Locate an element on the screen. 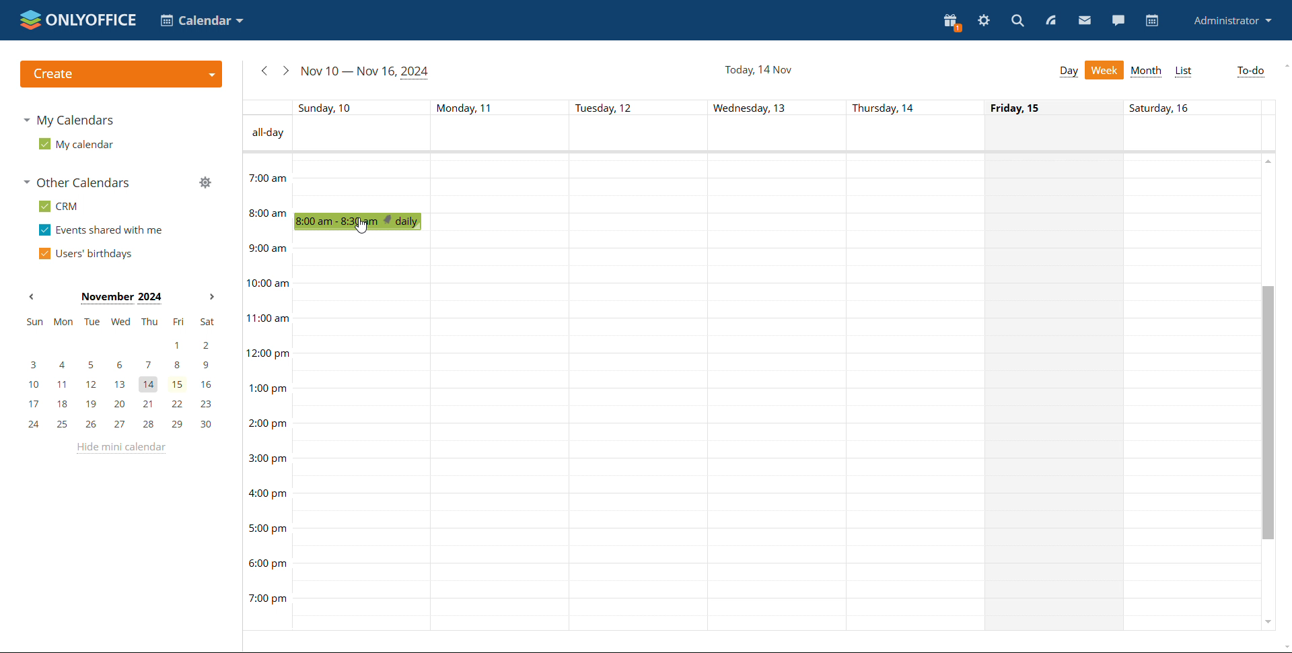  other calendars is located at coordinates (76, 182).